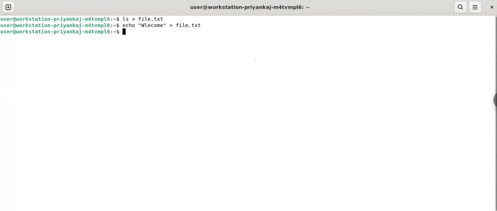  I want to click on user@workstation-priyankaj-m4tvmpl6: ~$, so click(60, 26).